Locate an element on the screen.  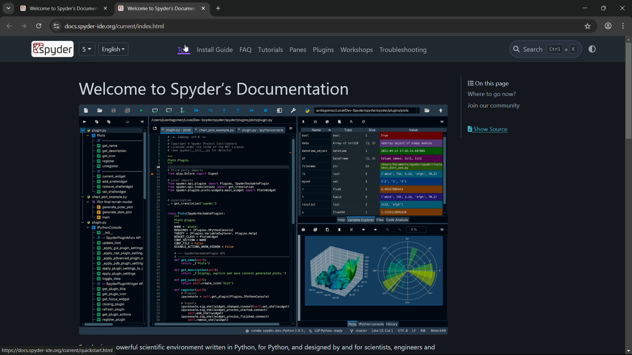
restore is located at coordinates (605, 7).